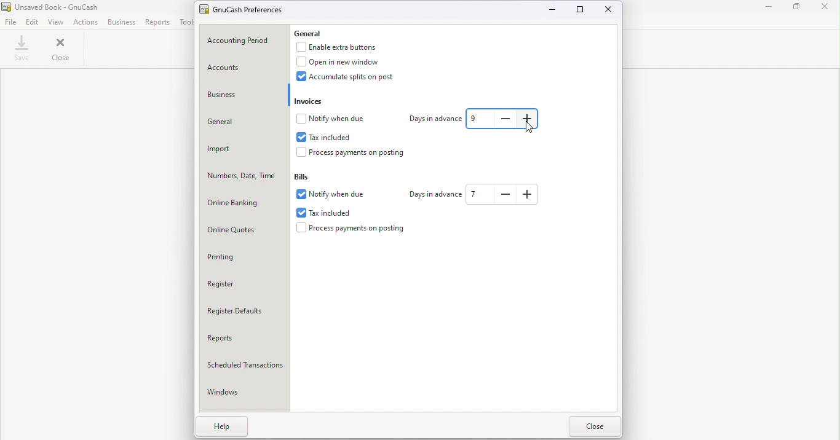 The width and height of the screenshot is (840, 440). Describe the element at coordinates (530, 194) in the screenshot. I see `how many days in the future to warn about bills coming due` at that location.